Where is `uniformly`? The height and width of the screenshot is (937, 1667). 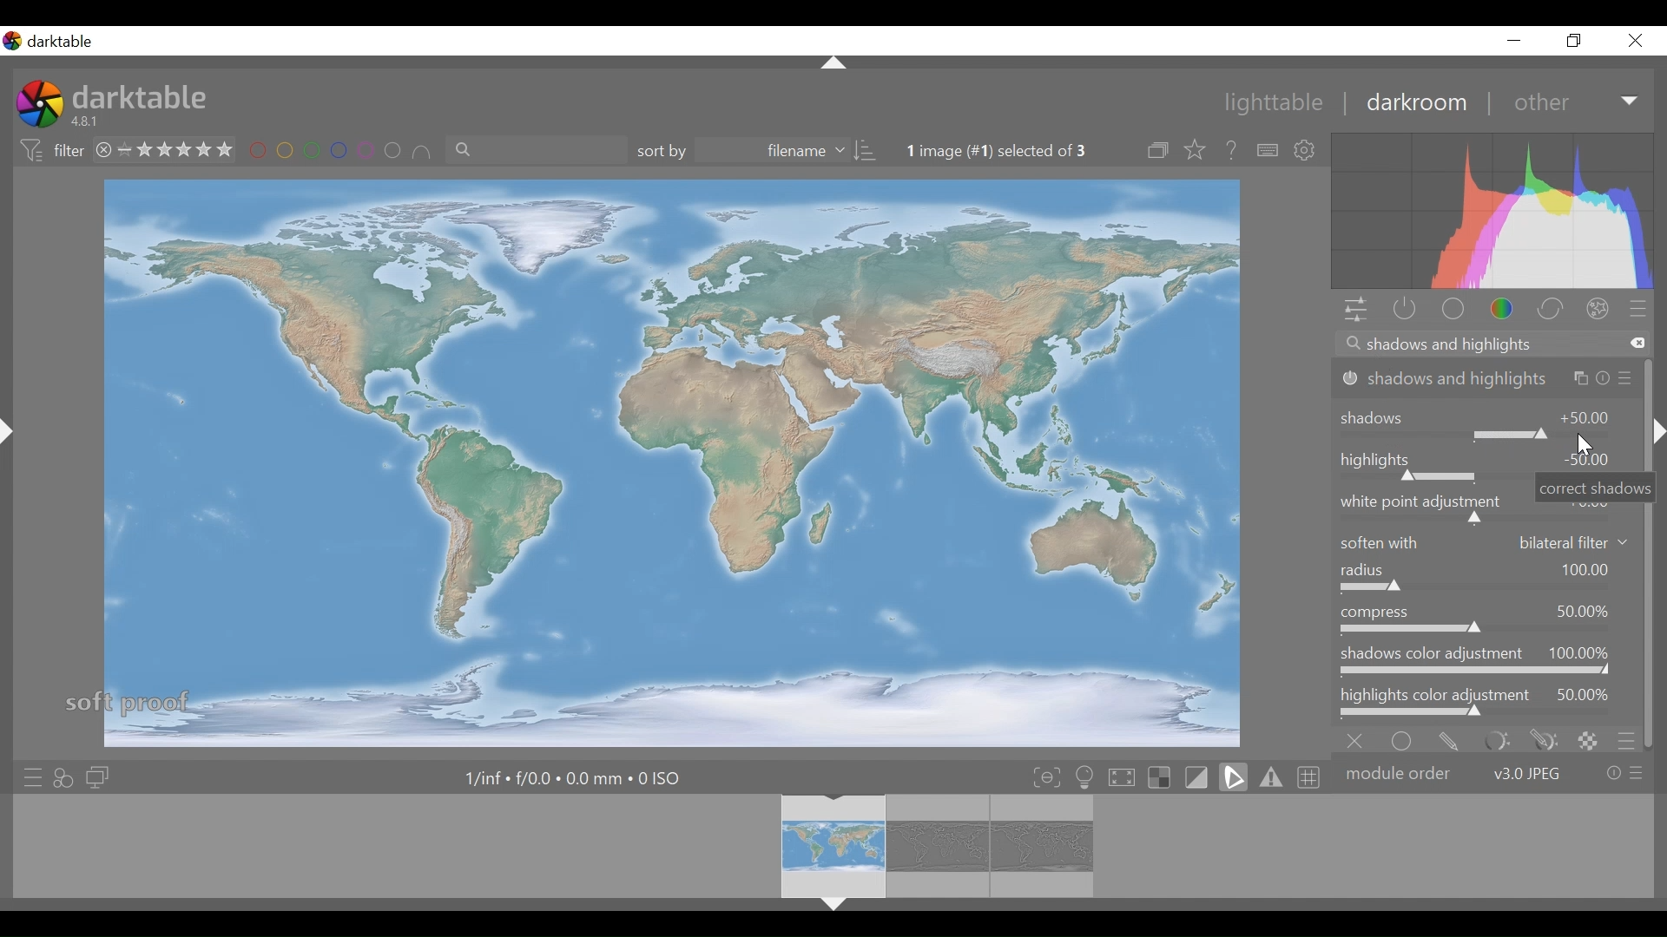
uniformly is located at coordinates (1406, 739).